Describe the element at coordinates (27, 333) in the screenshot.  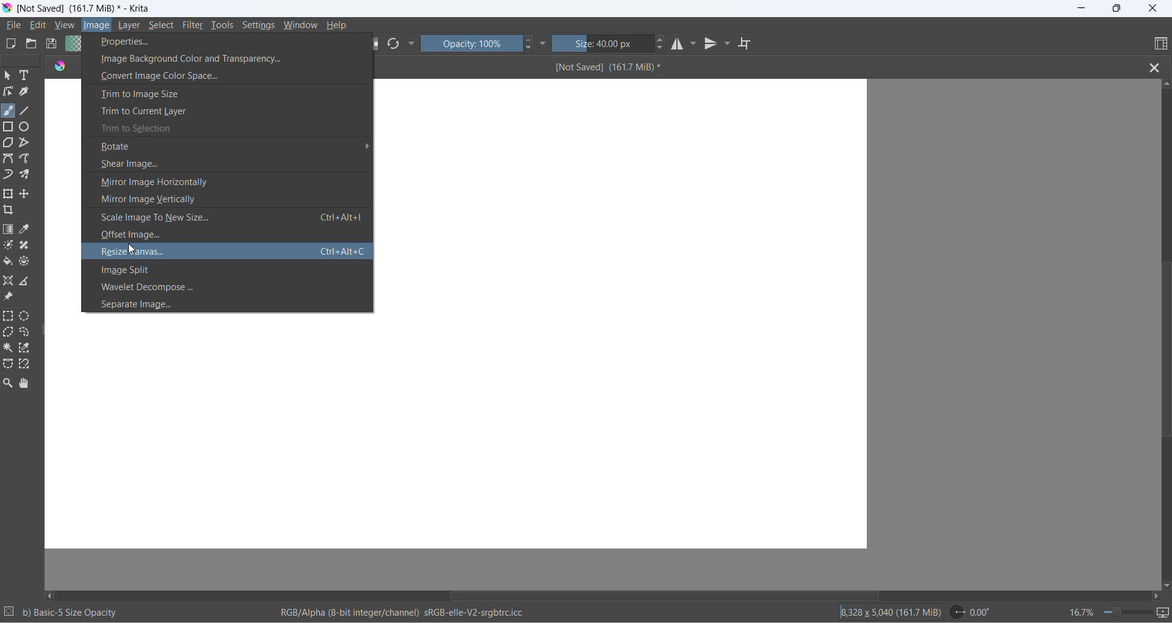
I see `freehand selection tool` at that location.